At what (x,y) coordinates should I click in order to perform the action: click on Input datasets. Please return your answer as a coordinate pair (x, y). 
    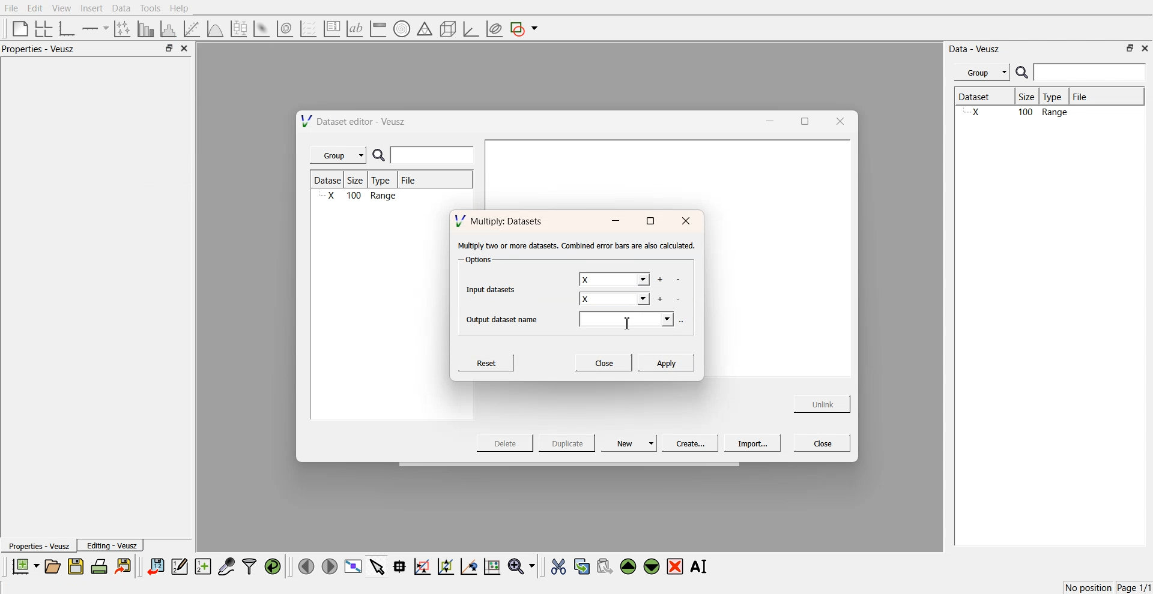
    Looking at the image, I should click on (494, 288).